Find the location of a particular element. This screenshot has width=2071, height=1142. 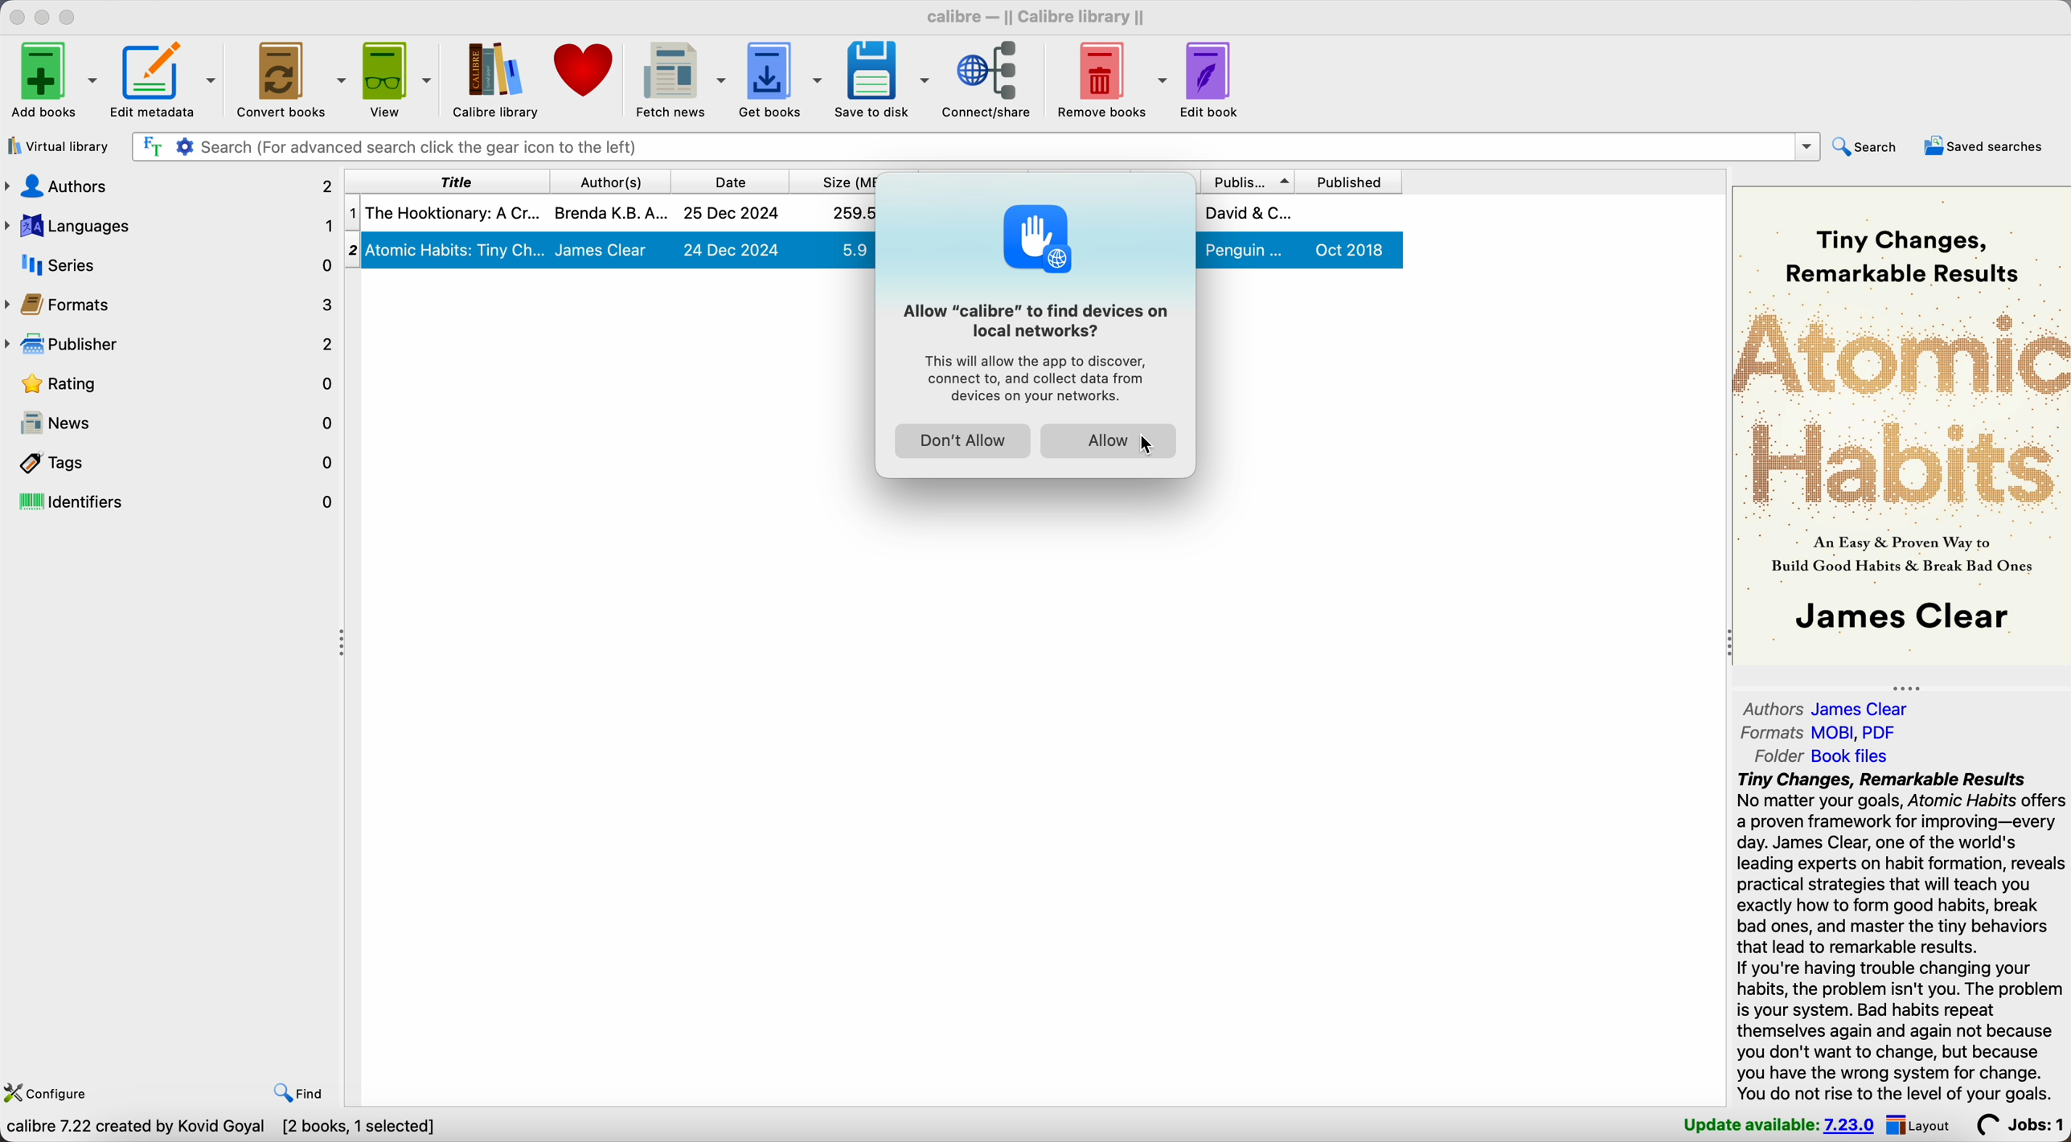

get books is located at coordinates (783, 79).